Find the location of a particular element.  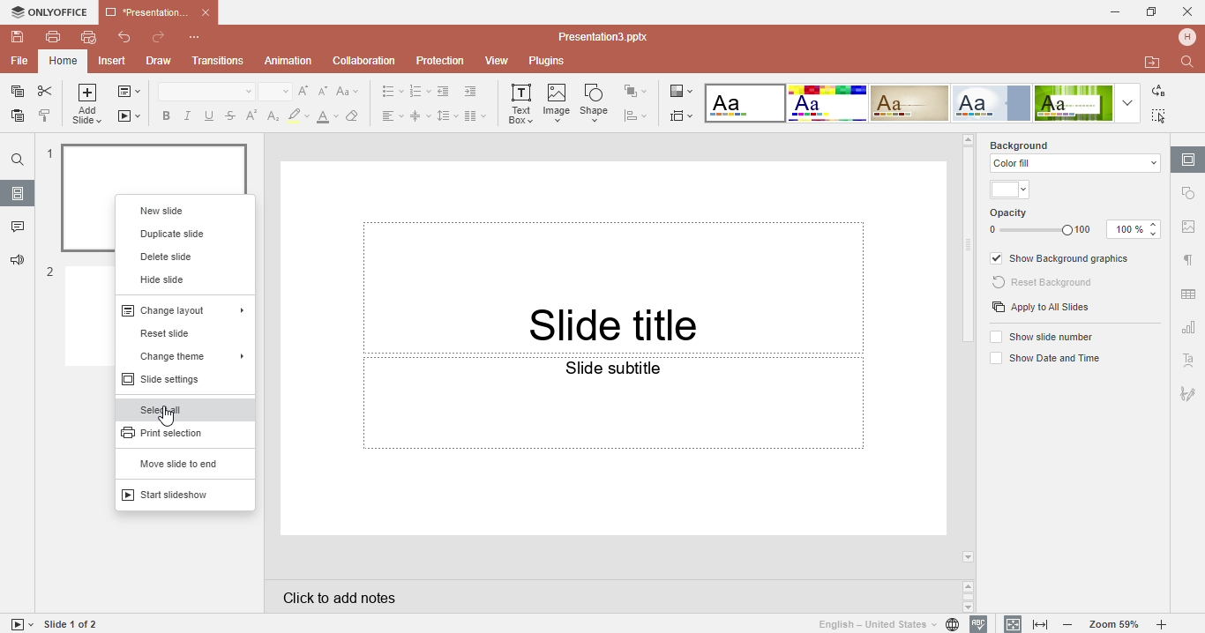

Line spacing is located at coordinates (448, 115).